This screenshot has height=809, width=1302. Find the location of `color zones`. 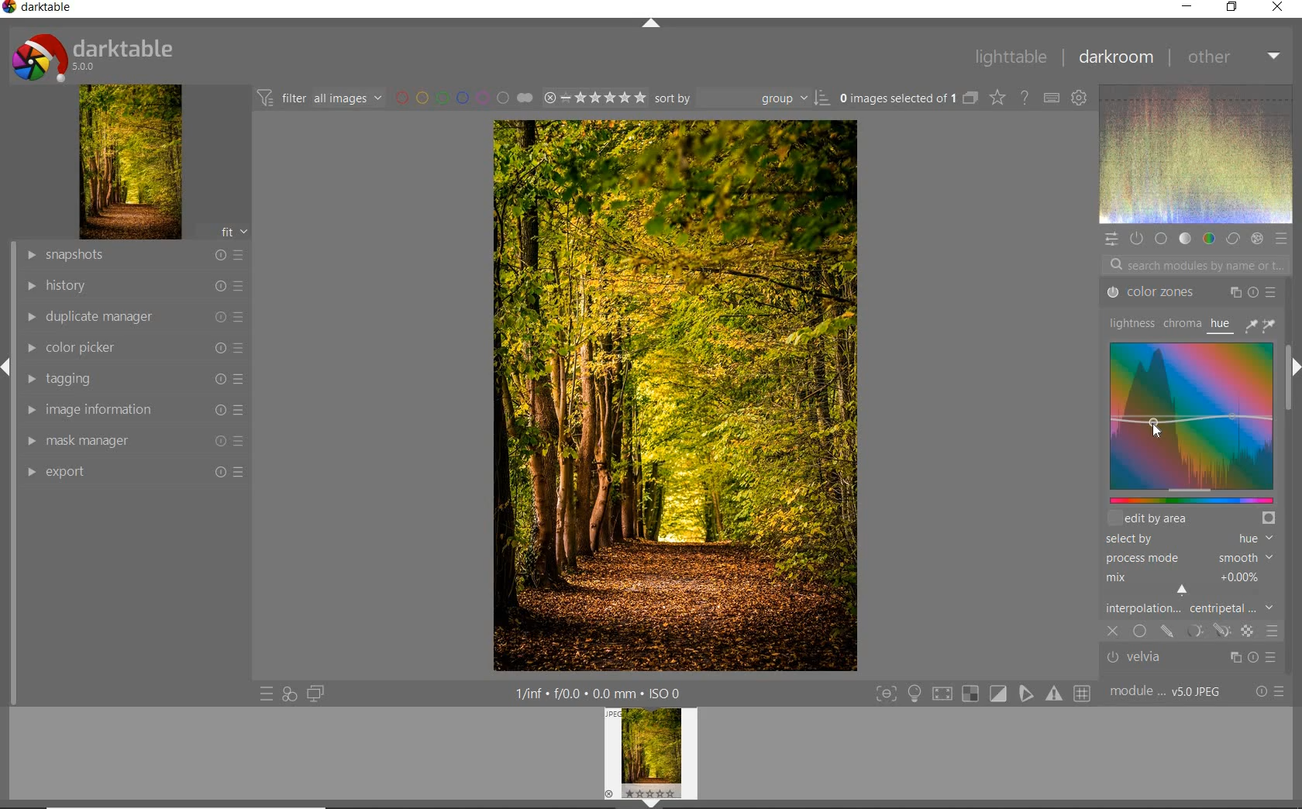

color zones is located at coordinates (1190, 292).